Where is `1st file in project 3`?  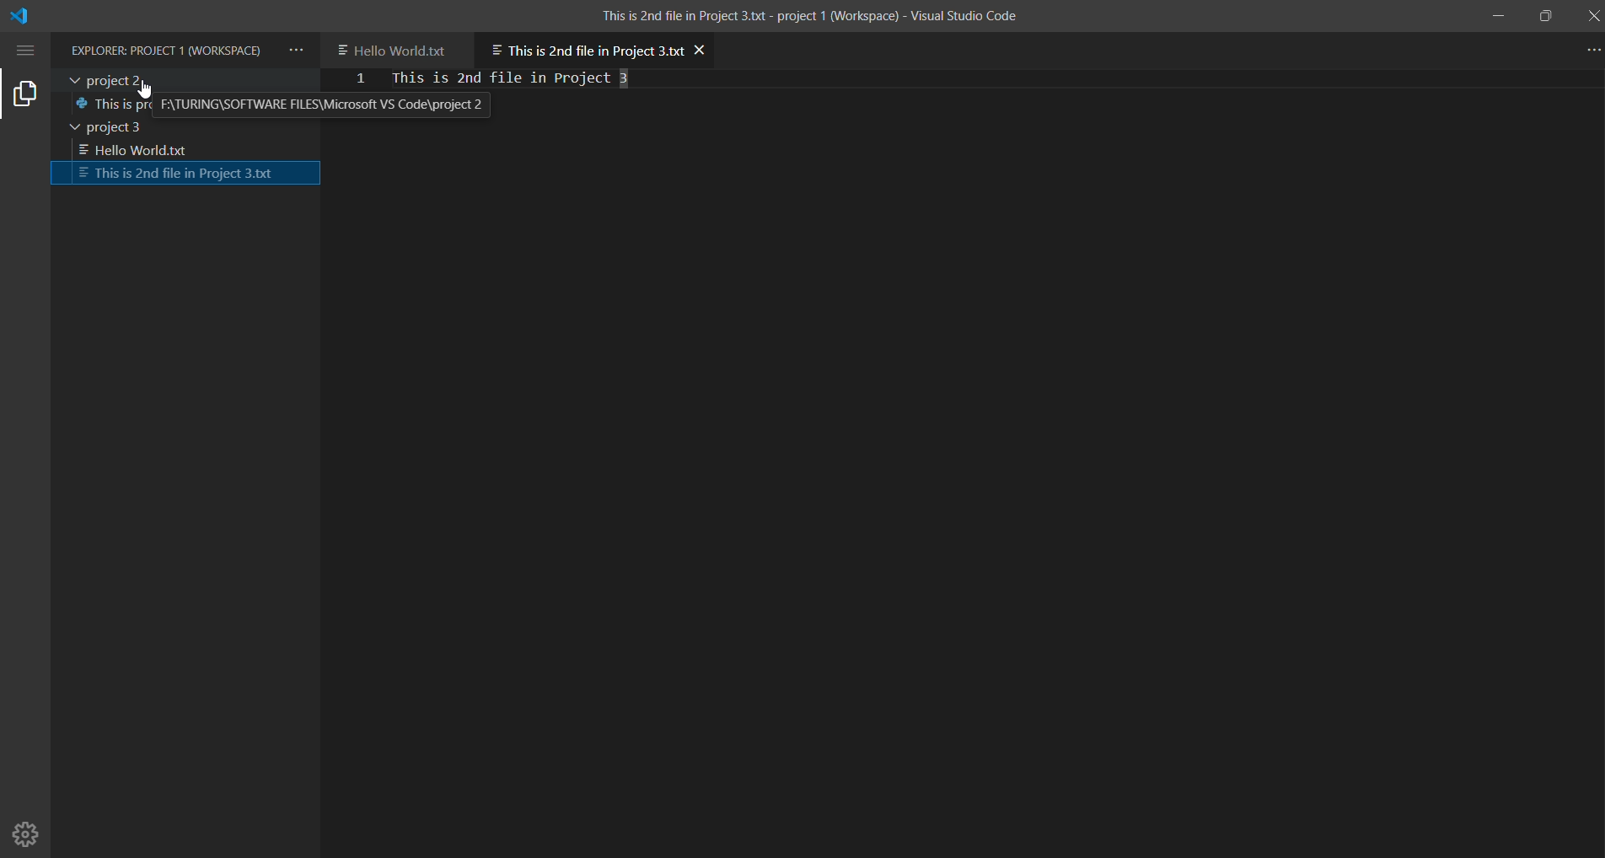 1st file in project 3 is located at coordinates (181, 150).